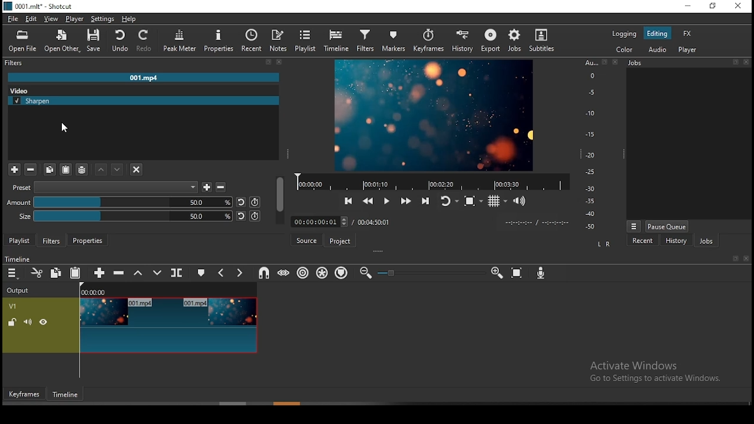  What do you see at coordinates (75, 273) in the screenshot?
I see `paste` at bounding box center [75, 273].